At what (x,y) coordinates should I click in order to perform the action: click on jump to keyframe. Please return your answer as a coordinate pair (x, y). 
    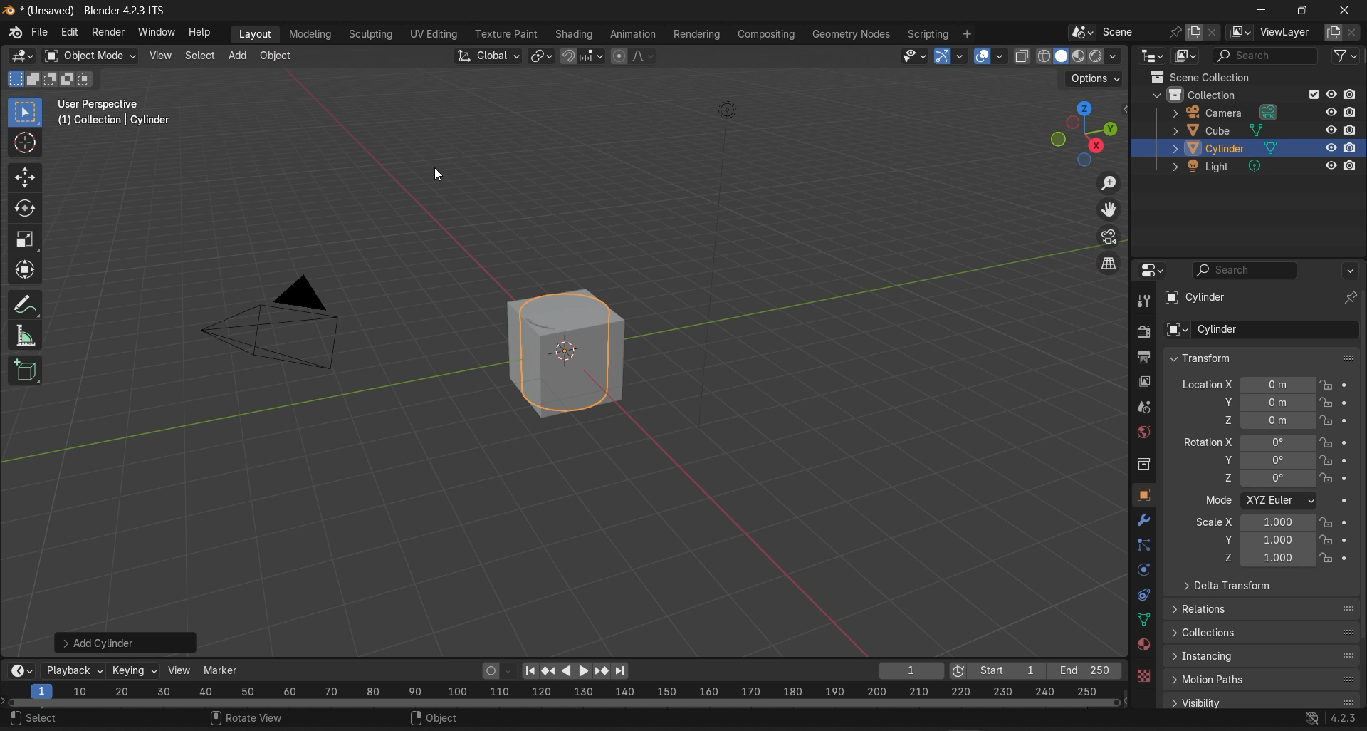
    Looking at the image, I should click on (548, 670).